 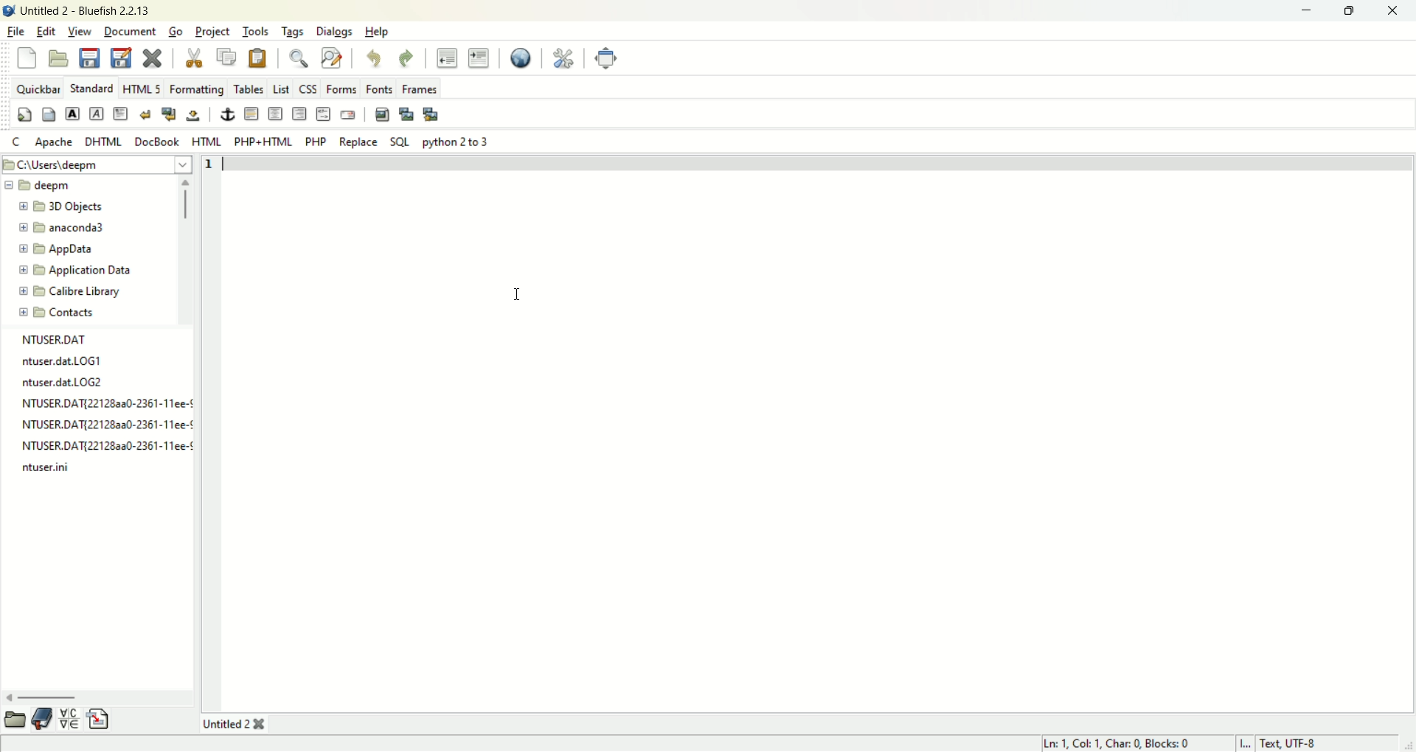 What do you see at coordinates (55, 312) in the screenshot?
I see `contacts` at bounding box center [55, 312].